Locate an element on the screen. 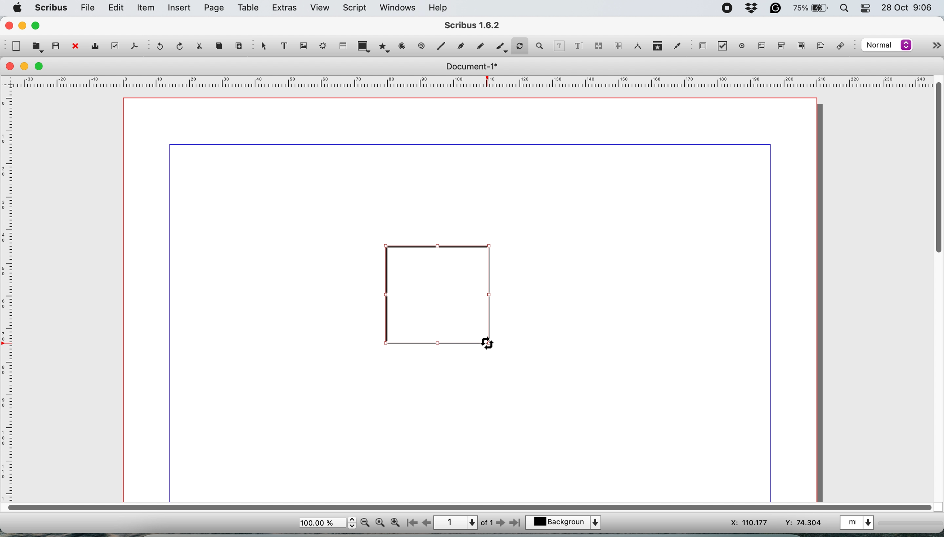 The width and height of the screenshot is (944, 537). unlink text frames is located at coordinates (618, 46).